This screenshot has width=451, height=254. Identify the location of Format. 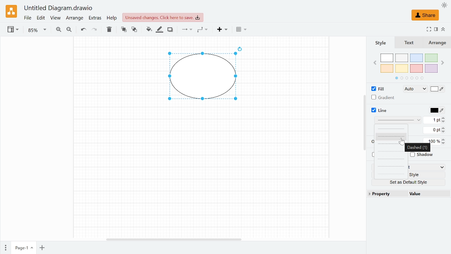
(435, 29).